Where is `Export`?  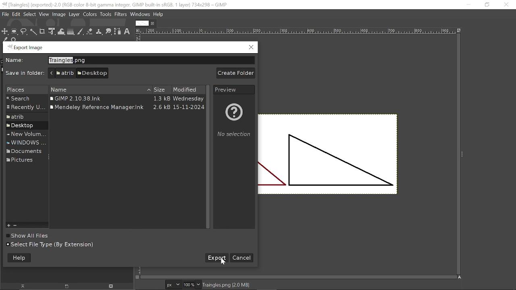
Export is located at coordinates (214, 259).